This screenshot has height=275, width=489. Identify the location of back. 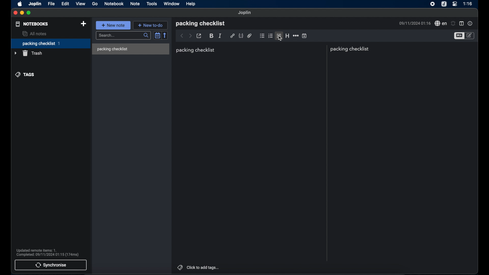
(182, 36).